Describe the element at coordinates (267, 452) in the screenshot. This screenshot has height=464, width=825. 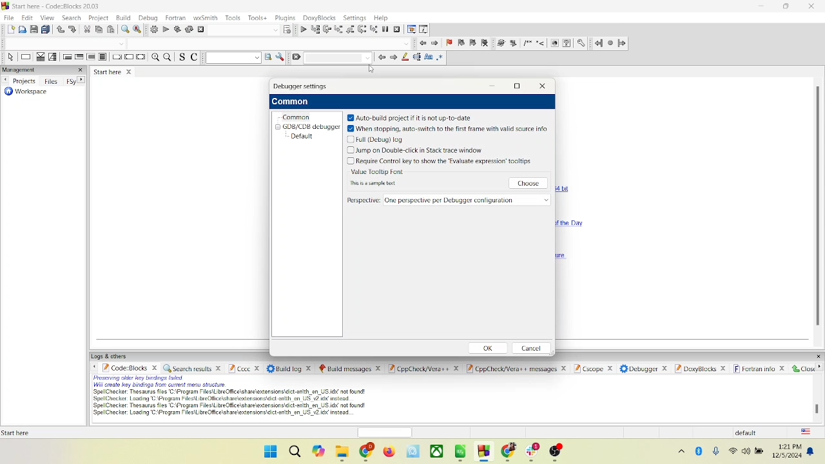
I see `window` at that location.